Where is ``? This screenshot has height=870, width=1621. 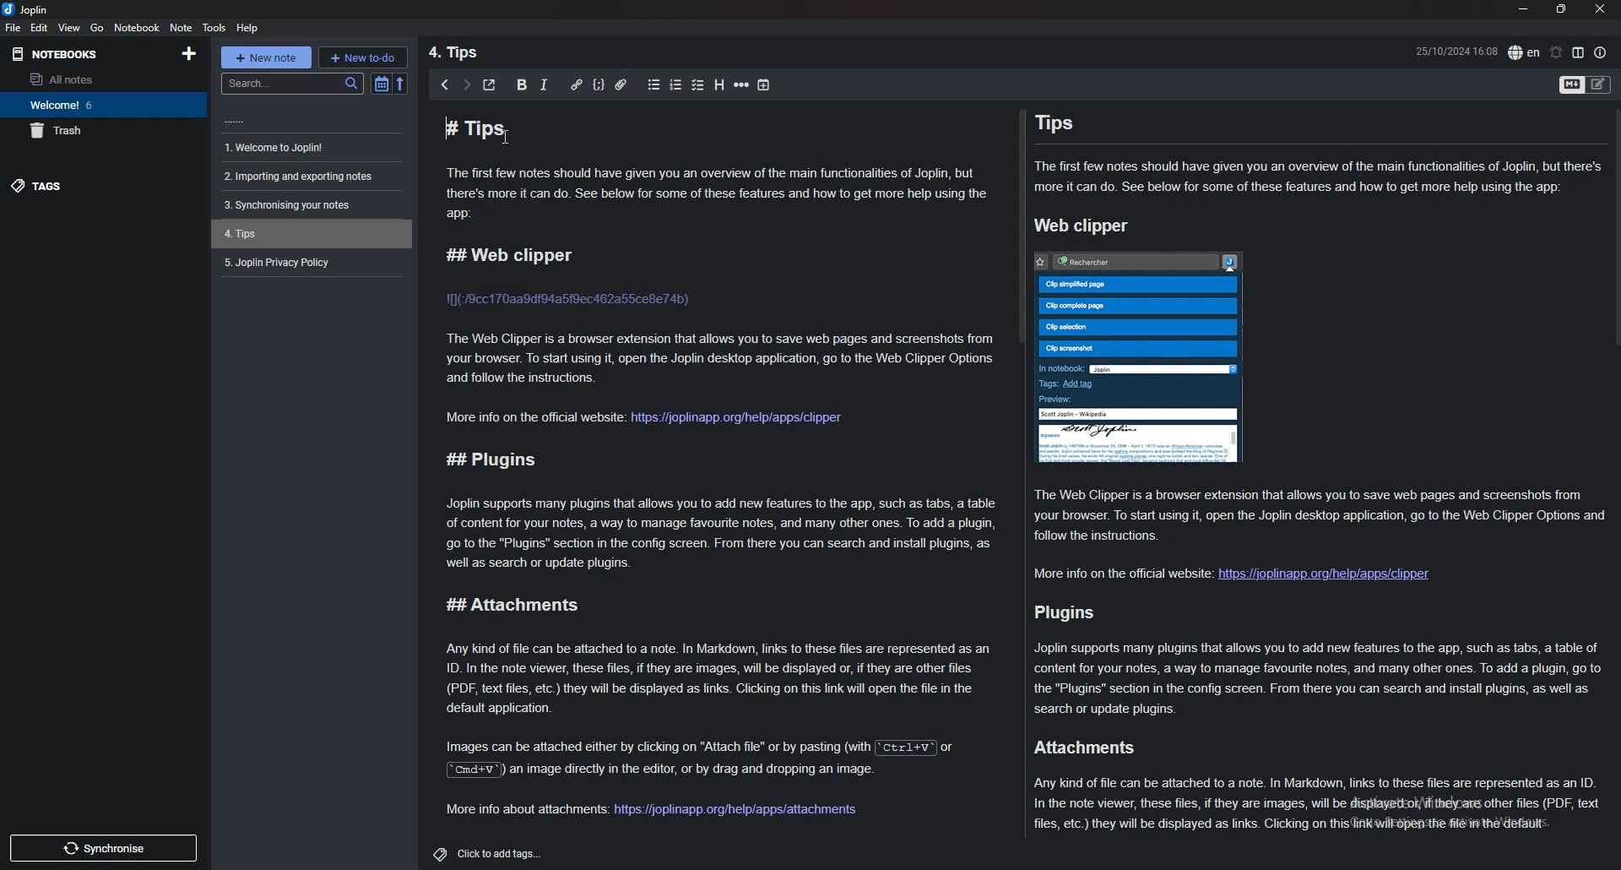  is located at coordinates (73, 80).